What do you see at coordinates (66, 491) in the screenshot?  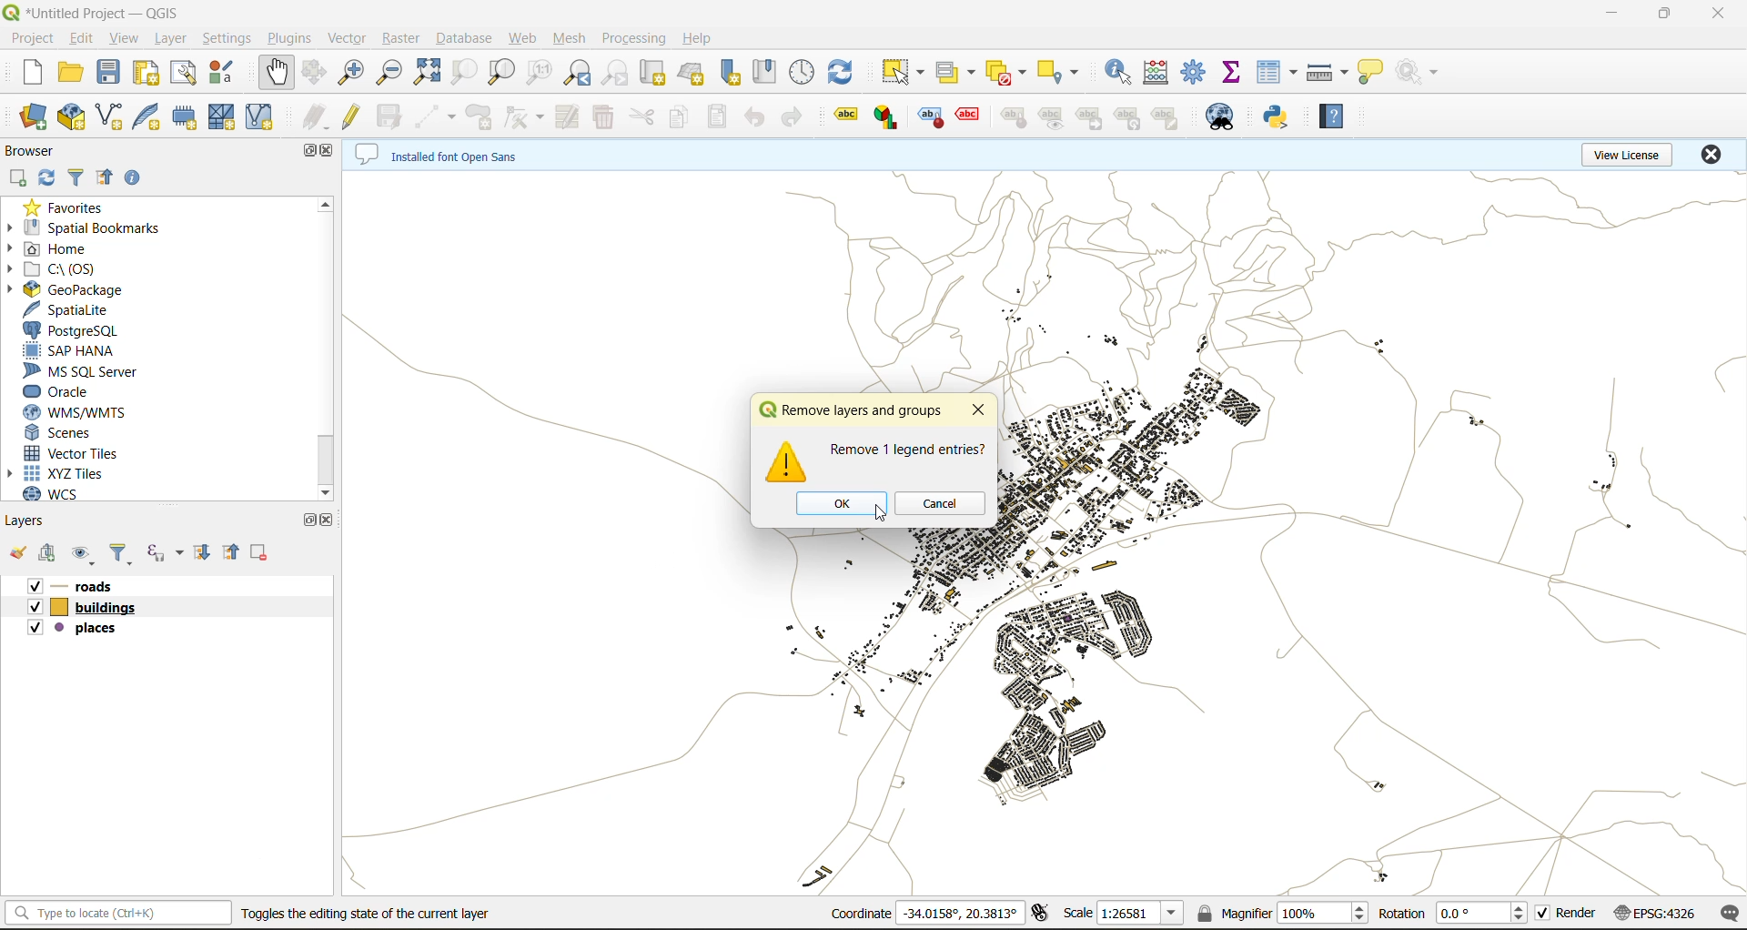 I see `wcs` at bounding box center [66, 491].